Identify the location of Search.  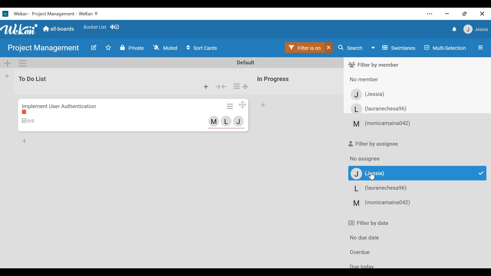
(351, 48).